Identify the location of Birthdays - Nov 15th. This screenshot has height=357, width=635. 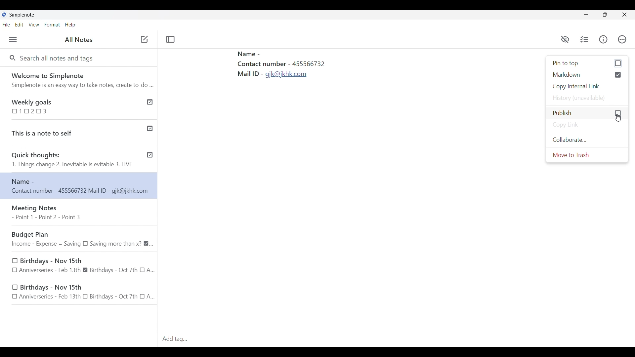
(80, 293).